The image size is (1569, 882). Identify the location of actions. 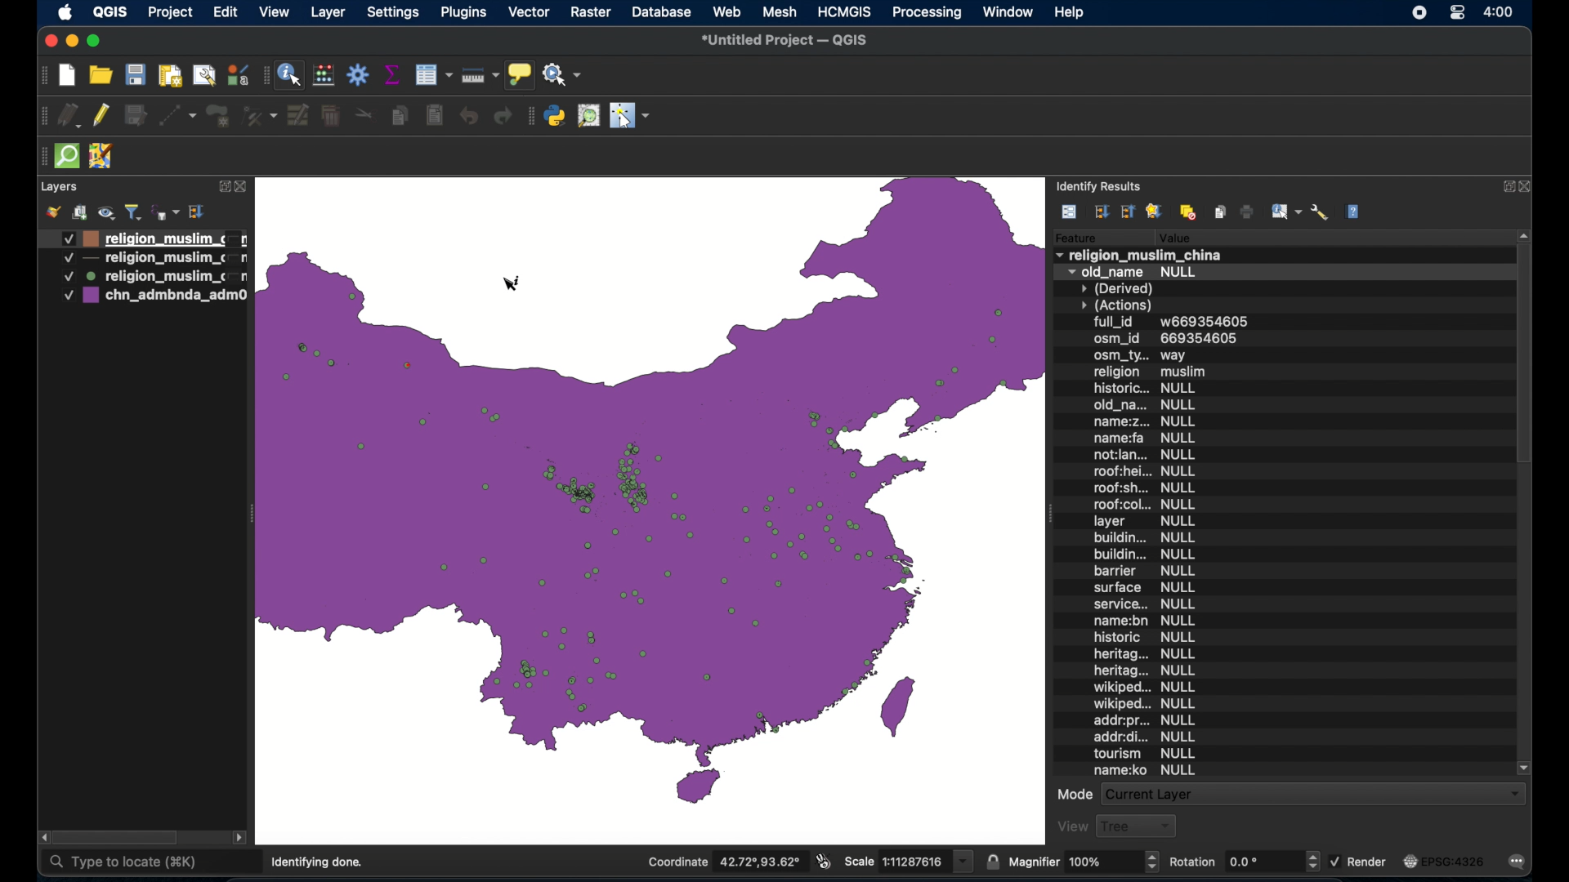
(1119, 305).